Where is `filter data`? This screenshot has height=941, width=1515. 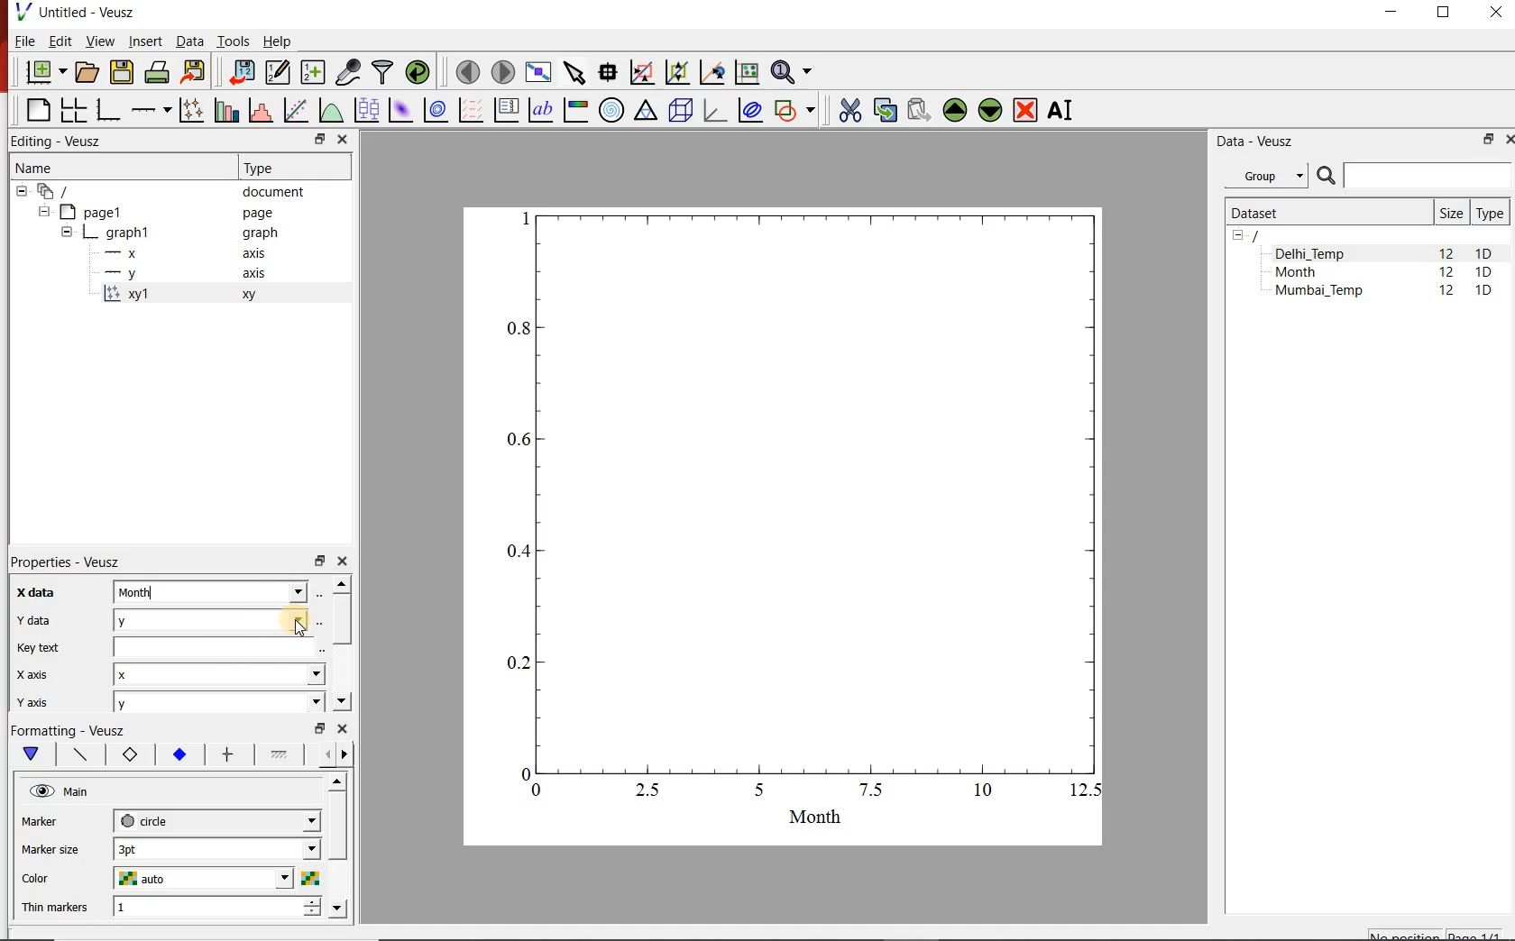
filter data is located at coordinates (383, 72).